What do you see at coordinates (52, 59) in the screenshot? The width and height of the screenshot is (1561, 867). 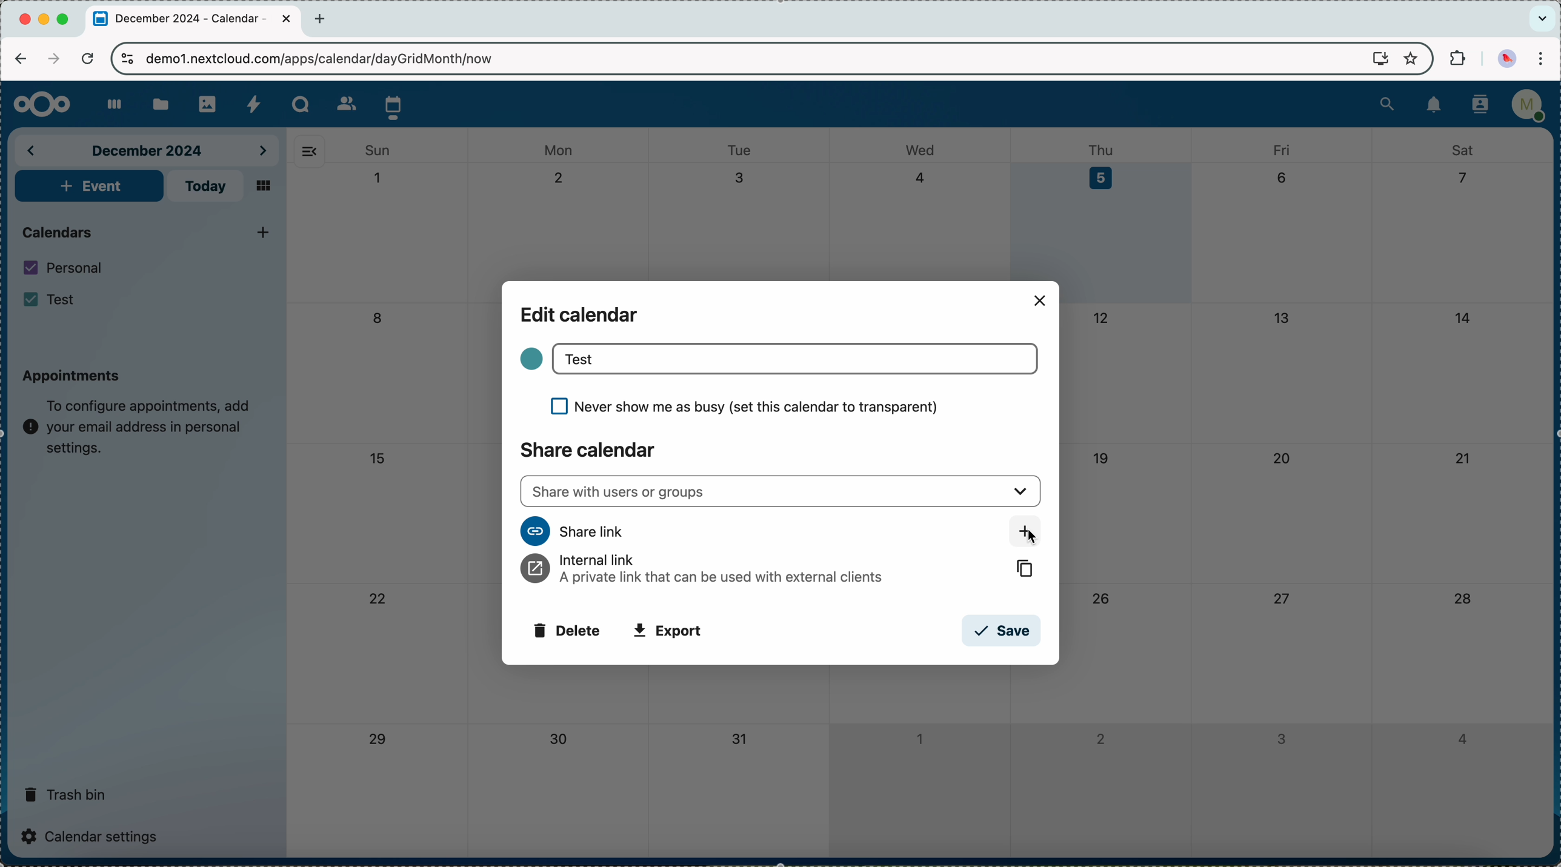 I see `navigate foward` at bounding box center [52, 59].